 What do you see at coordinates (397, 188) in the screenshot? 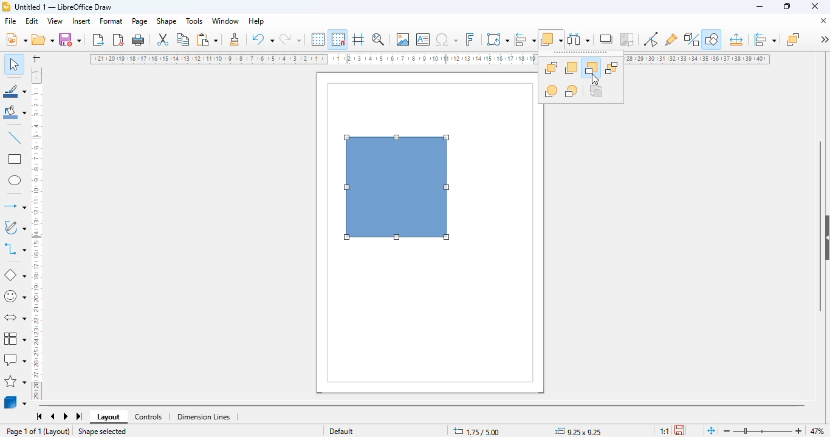
I see `object selected` at bounding box center [397, 188].